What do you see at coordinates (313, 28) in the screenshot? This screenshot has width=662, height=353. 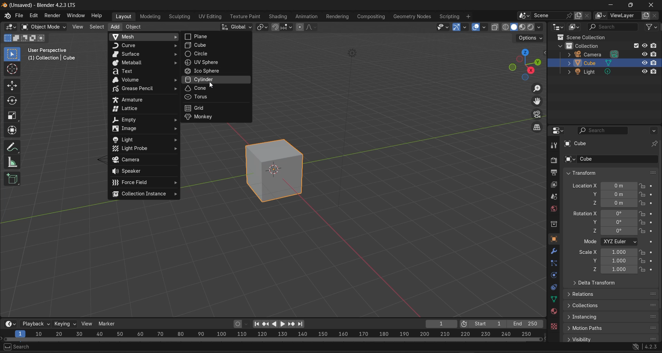 I see `proportional editing fall off` at bounding box center [313, 28].